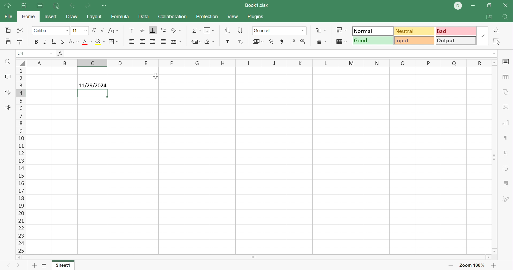  What do you see at coordinates (494, 53) in the screenshot?
I see `Drop Down` at bounding box center [494, 53].